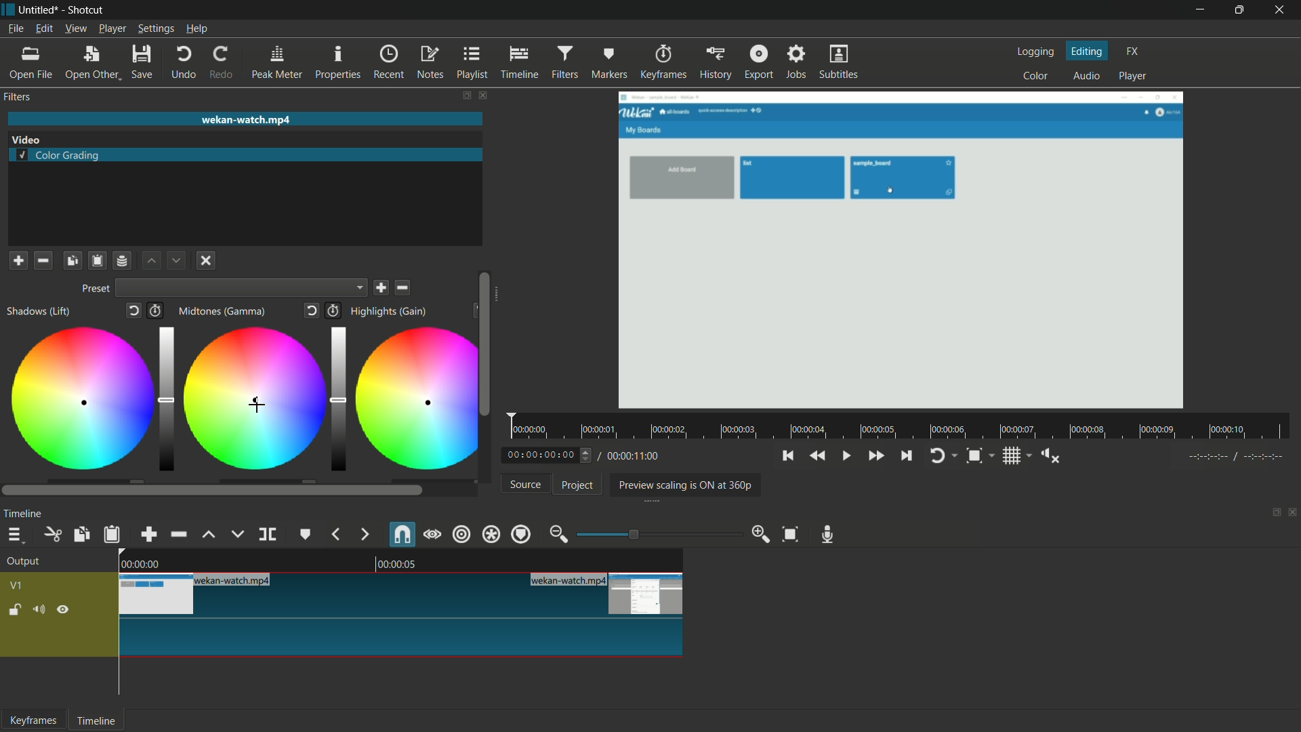 This screenshot has width=1301, height=732. I want to click on add keyframes to this parameter, so click(333, 310).